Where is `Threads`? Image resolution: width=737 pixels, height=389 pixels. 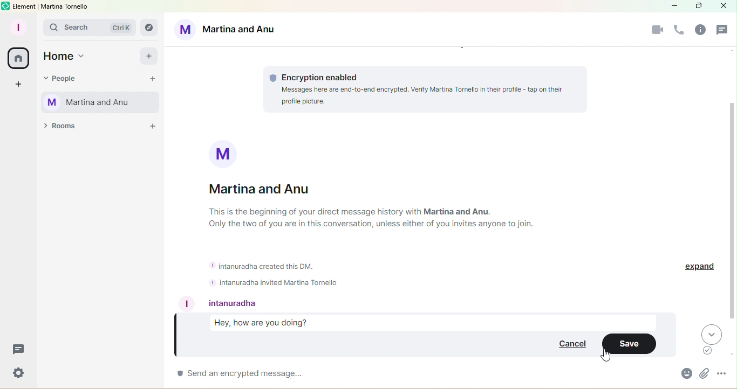
Threads is located at coordinates (723, 31).